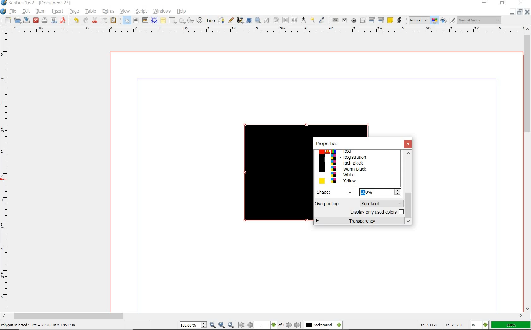 The height and width of the screenshot is (330, 531). I want to click on Yellow, so click(358, 181).